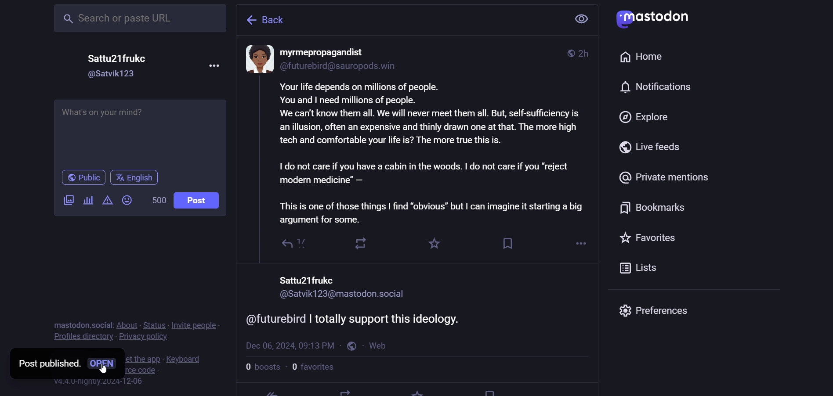  What do you see at coordinates (257, 59) in the screenshot?
I see `display picture` at bounding box center [257, 59].